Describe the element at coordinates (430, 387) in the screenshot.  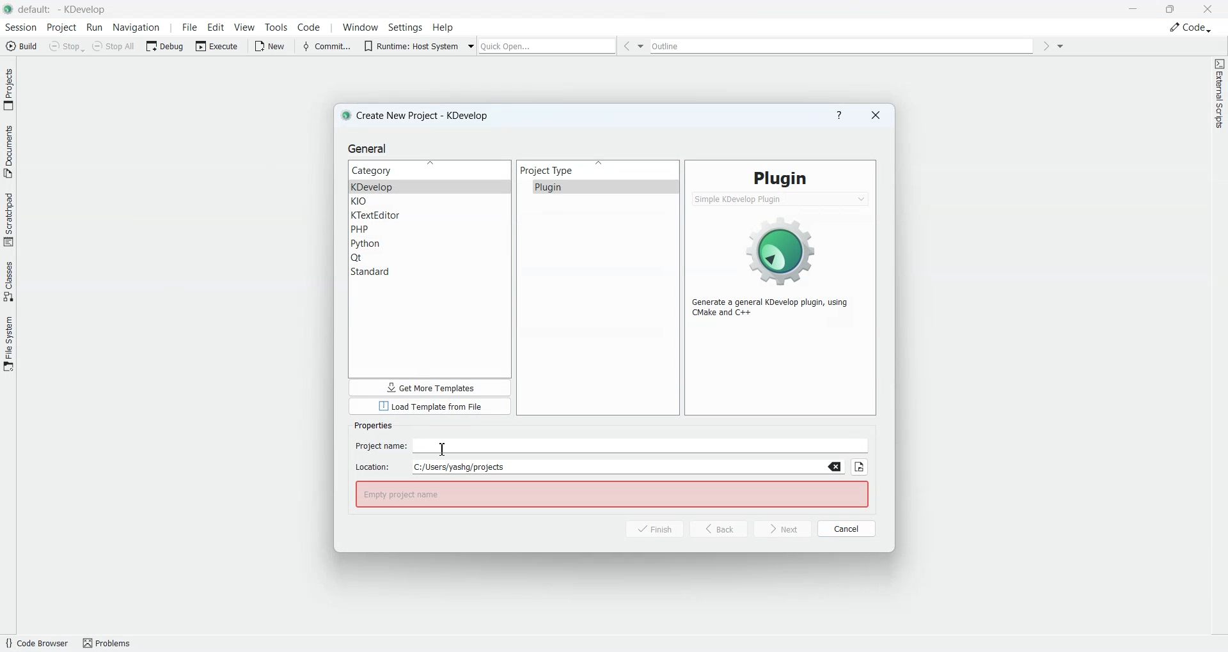
I see `Get more Template` at that location.